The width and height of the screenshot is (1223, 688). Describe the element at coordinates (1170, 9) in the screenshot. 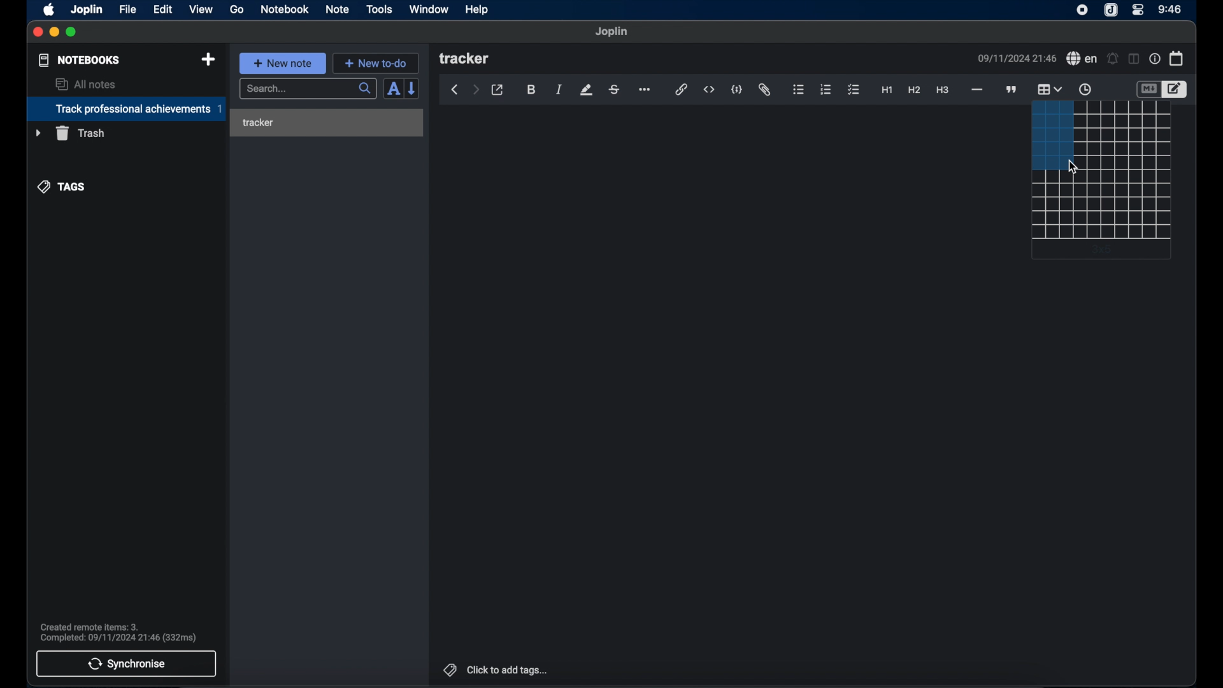

I see `time` at that location.